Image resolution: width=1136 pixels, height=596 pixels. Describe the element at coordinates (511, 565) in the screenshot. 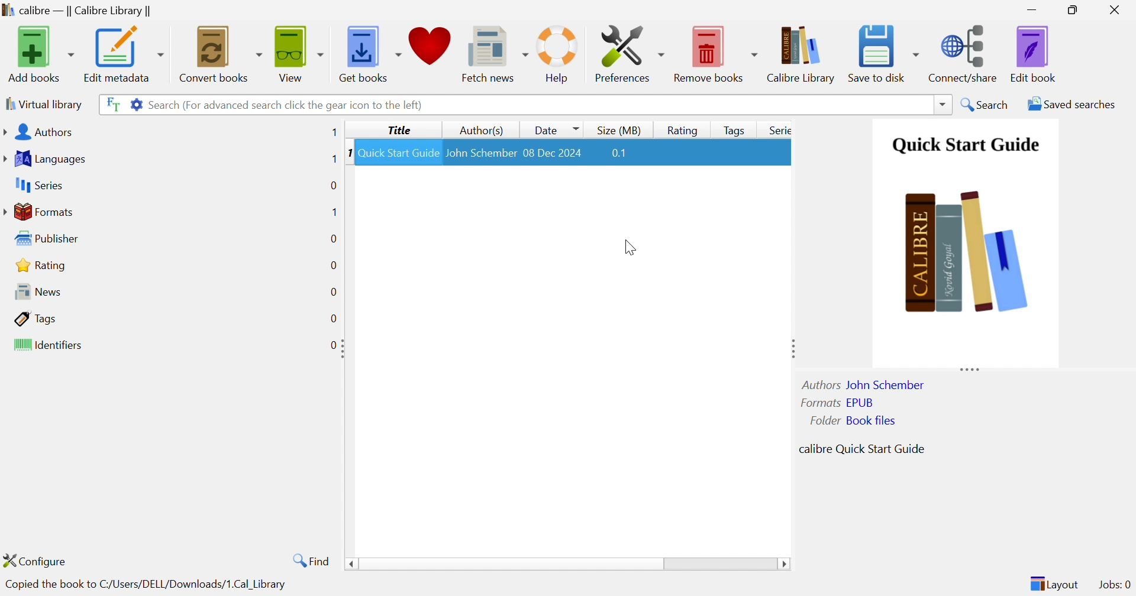

I see `Drop Down` at that location.